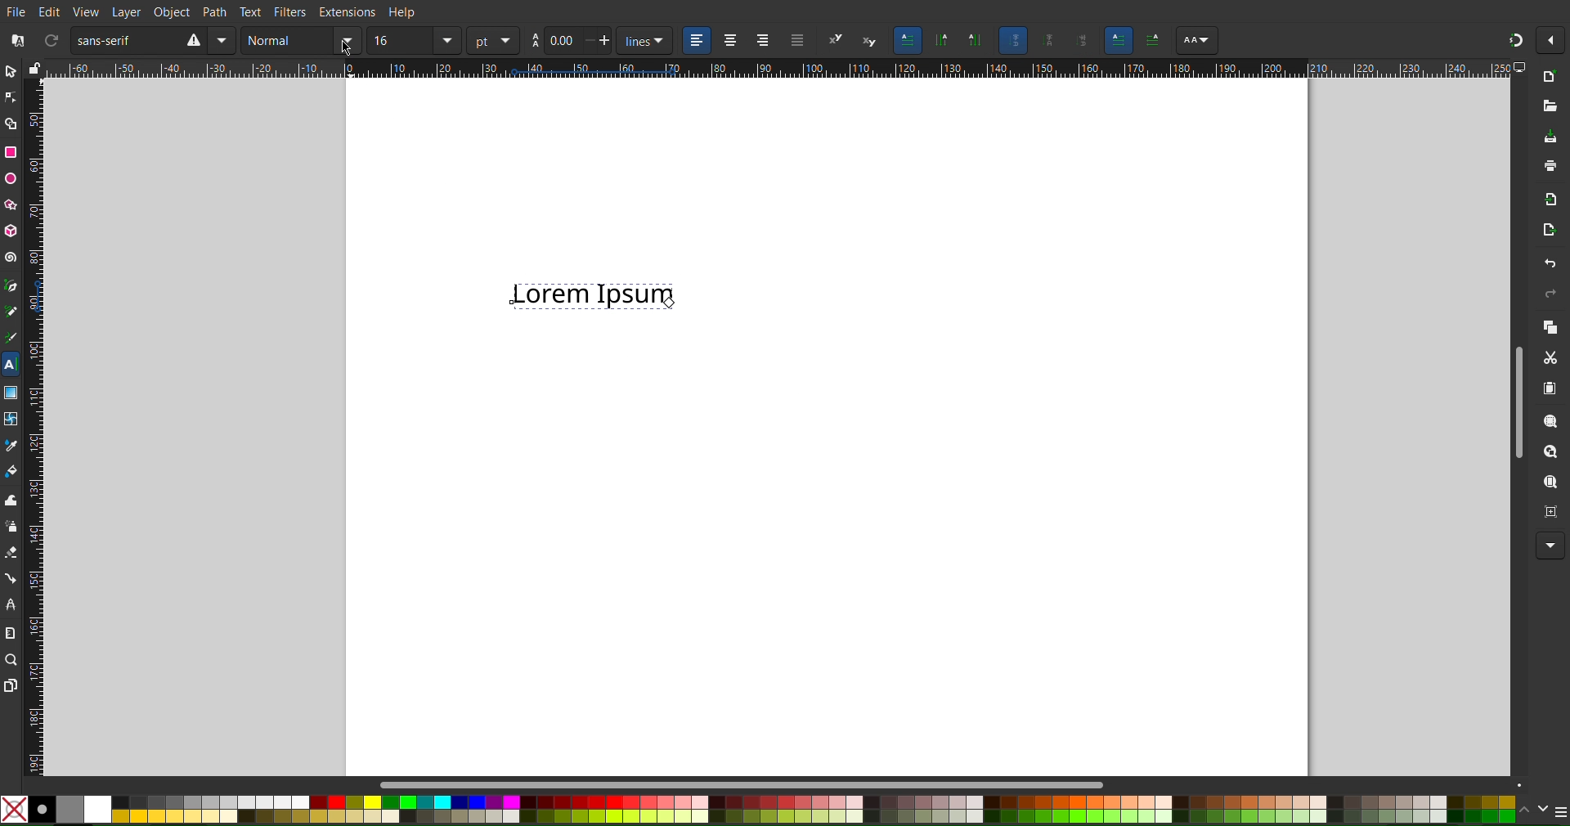  What do you see at coordinates (11, 525) in the screenshot?
I see `Spray Tool` at bounding box center [11, 525].